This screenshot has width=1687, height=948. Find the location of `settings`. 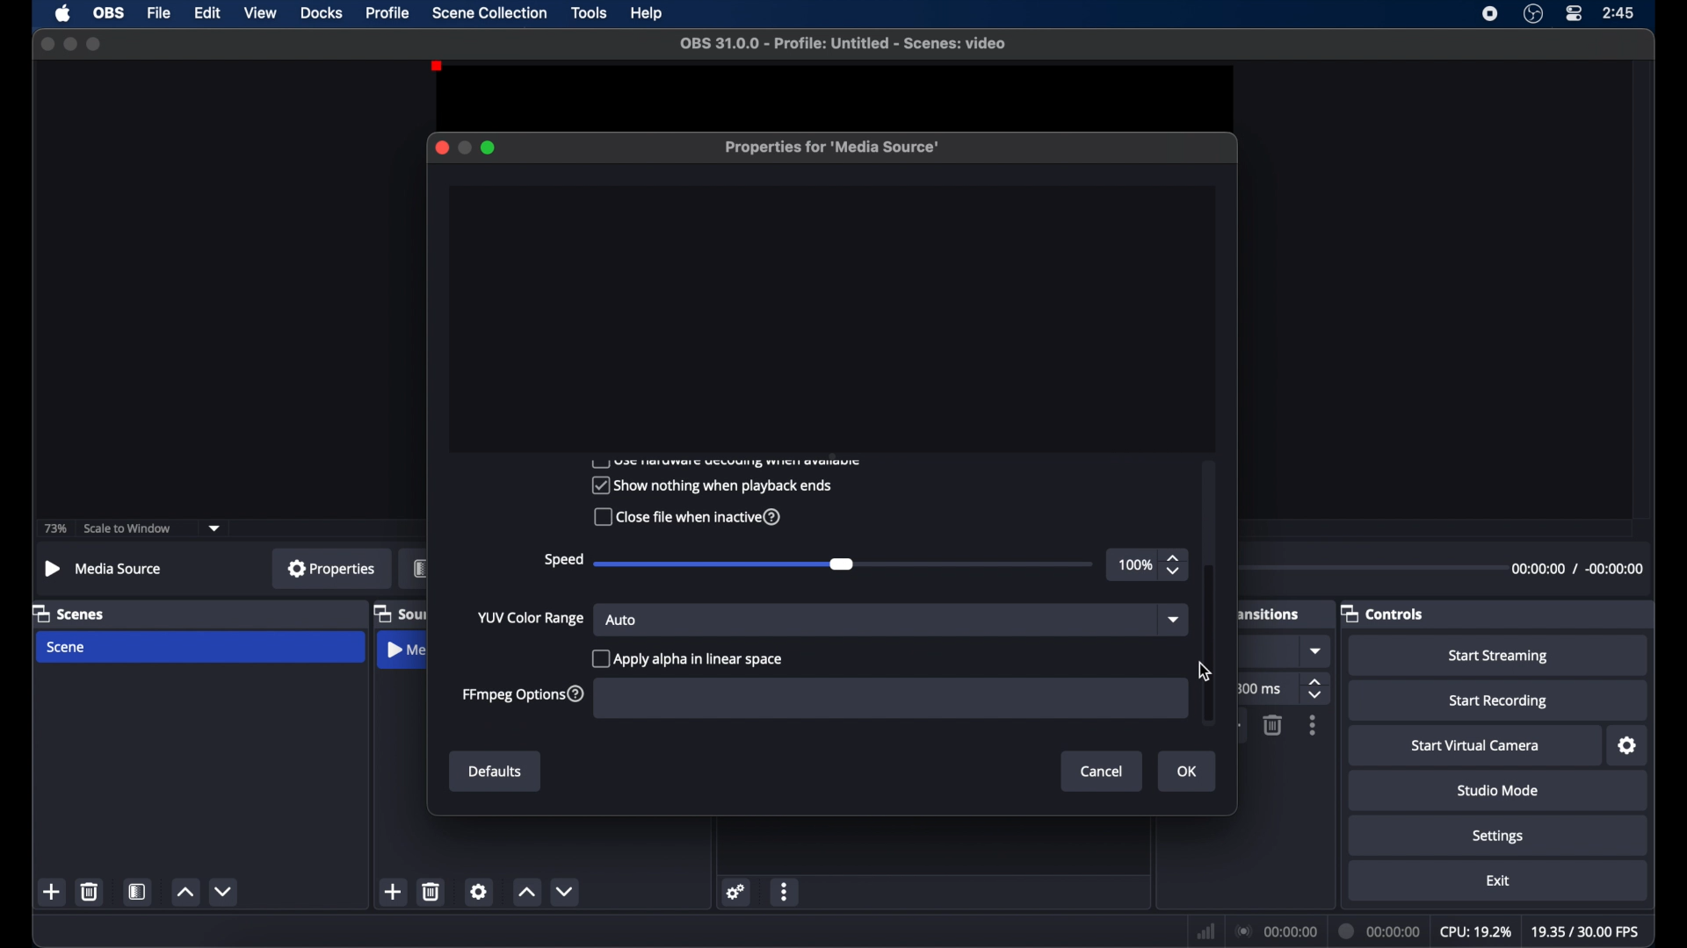

settings is located at coordinates (479, 891).